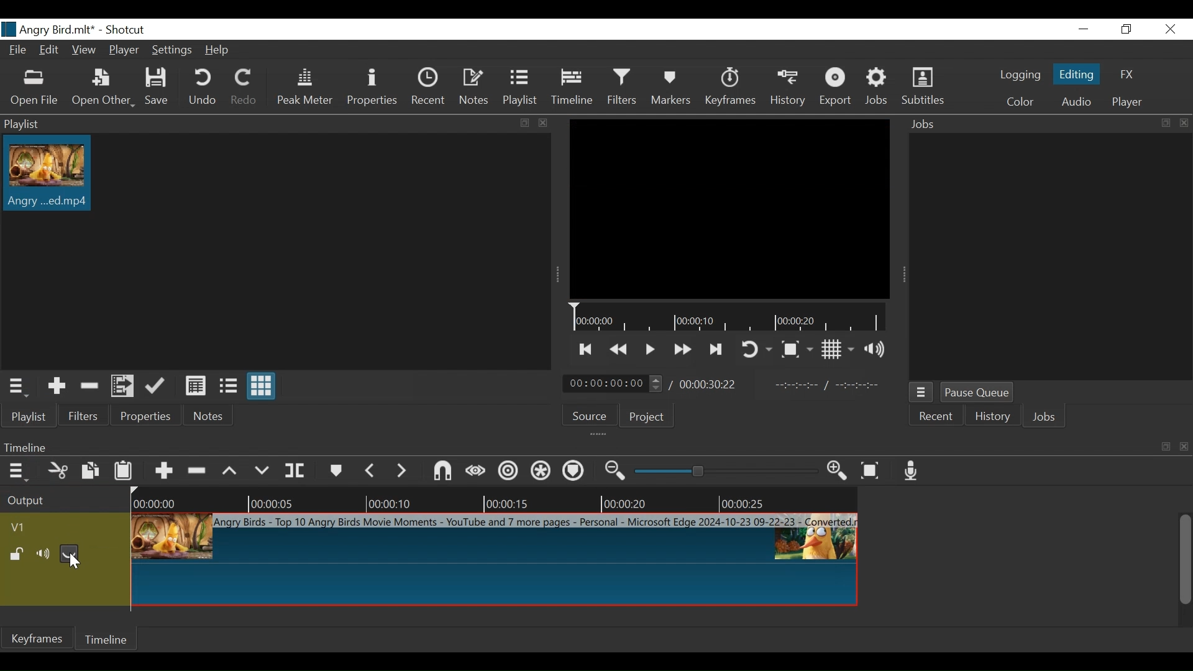 The width and height of the screenshot is (1193, 671). I want to click on Toggle play or pause (space), so click(649, 349).